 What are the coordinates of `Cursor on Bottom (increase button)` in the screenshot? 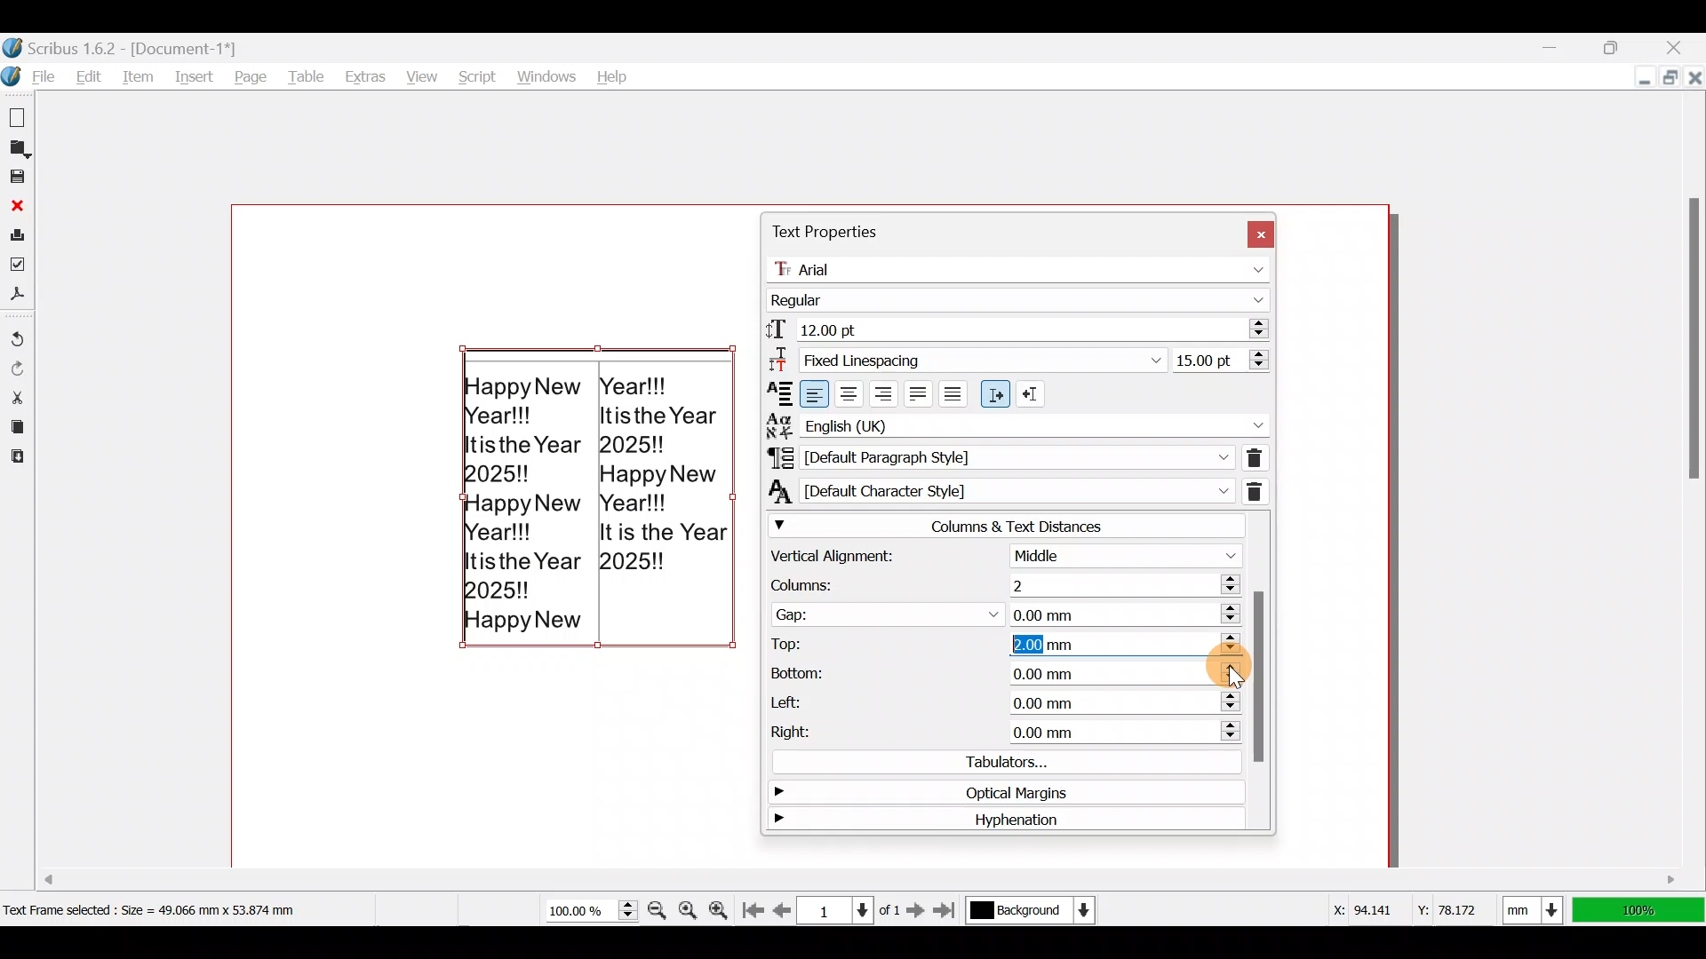 It's located at (1209, 670).